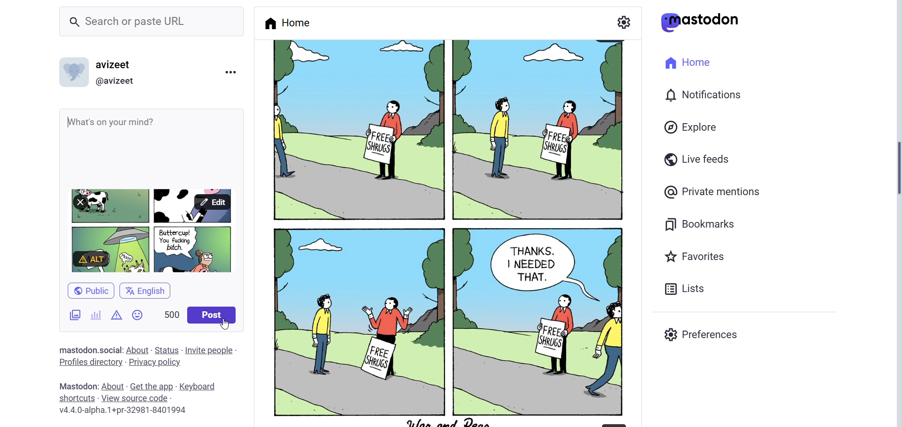 This screenshot has width=902, height=427. What do you see at coordinates (77, 386) in the screenshot?
I see `Text` at bounding box center [77, 386].